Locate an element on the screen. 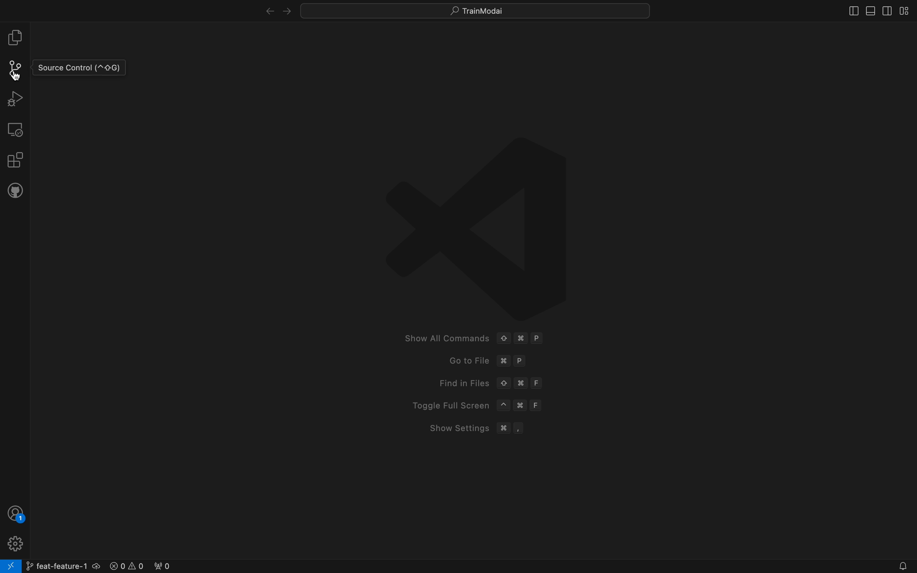 The image size is (917, 573). error logs is located at coordinates (141, 565).